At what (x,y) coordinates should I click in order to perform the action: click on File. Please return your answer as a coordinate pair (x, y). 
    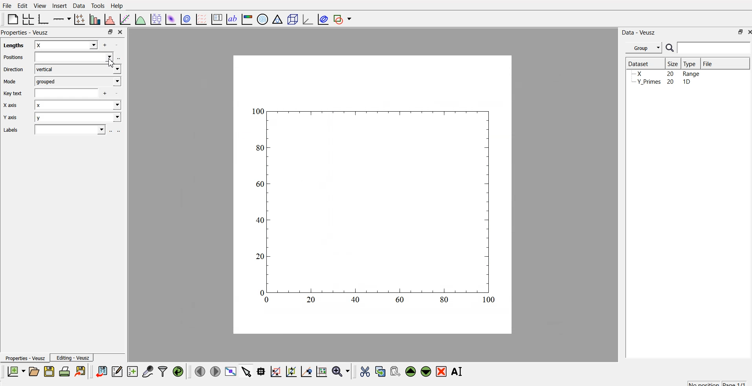
    Looking at the image, I should click on (707, 62).